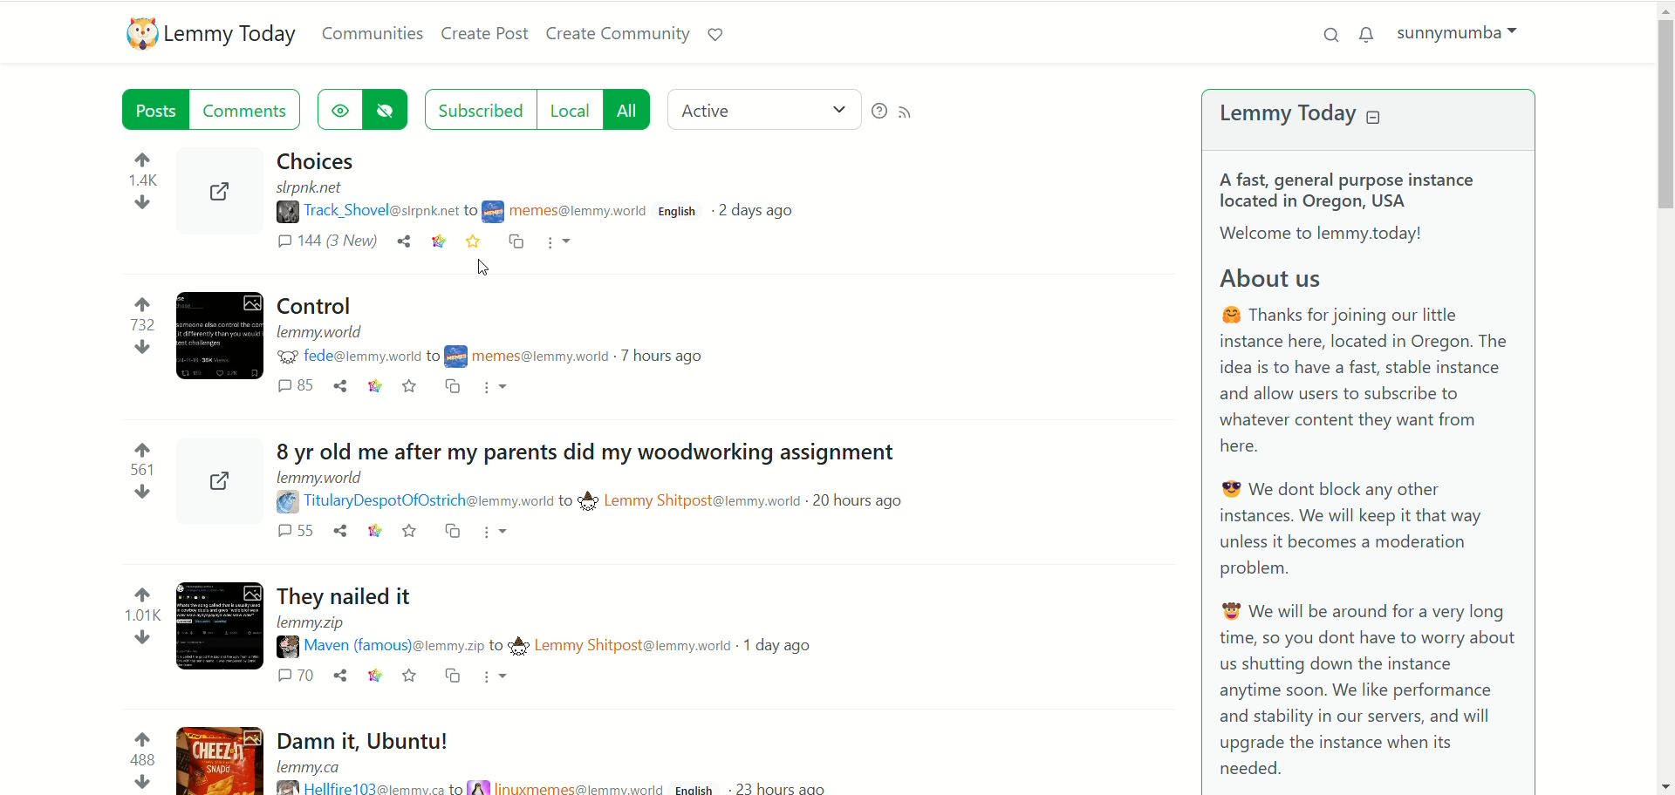 The width and height of the screenshot is (1675, 795). What do you see at coordinates (698, 788) in the screenshot?
I see `English` at bounding box center [698, 788].